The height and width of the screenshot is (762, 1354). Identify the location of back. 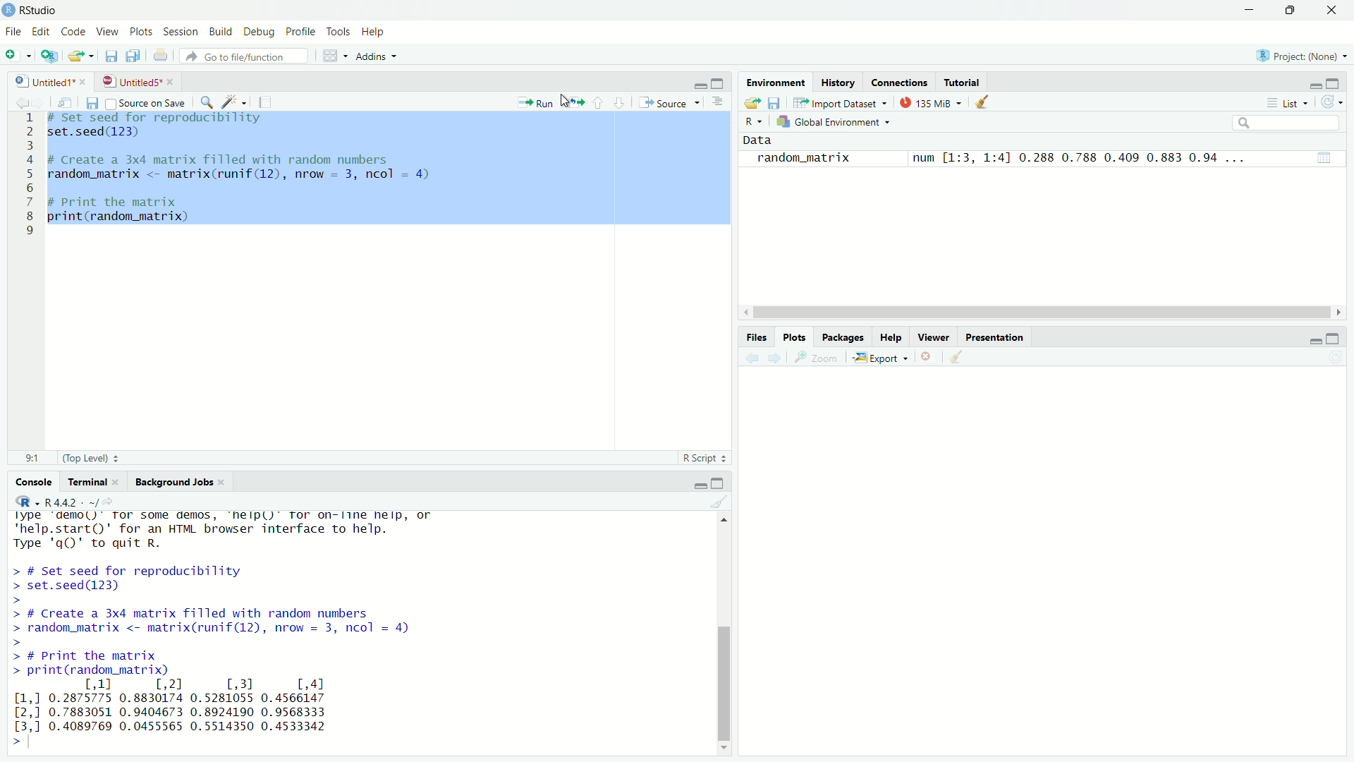
(753, 359).